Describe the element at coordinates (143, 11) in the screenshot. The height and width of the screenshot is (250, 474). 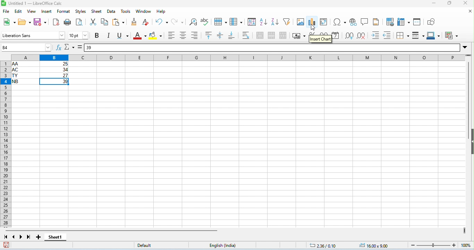
I see `window` at that location.